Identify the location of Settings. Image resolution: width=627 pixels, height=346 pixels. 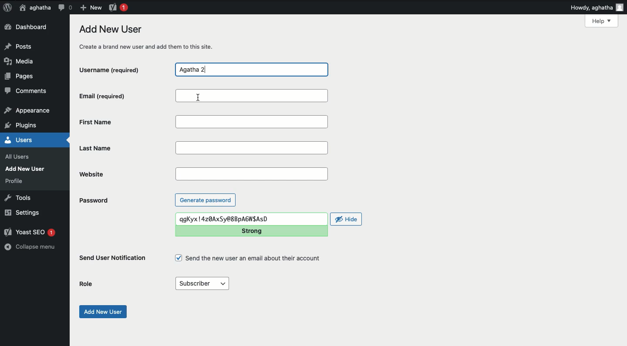
(21, 212).